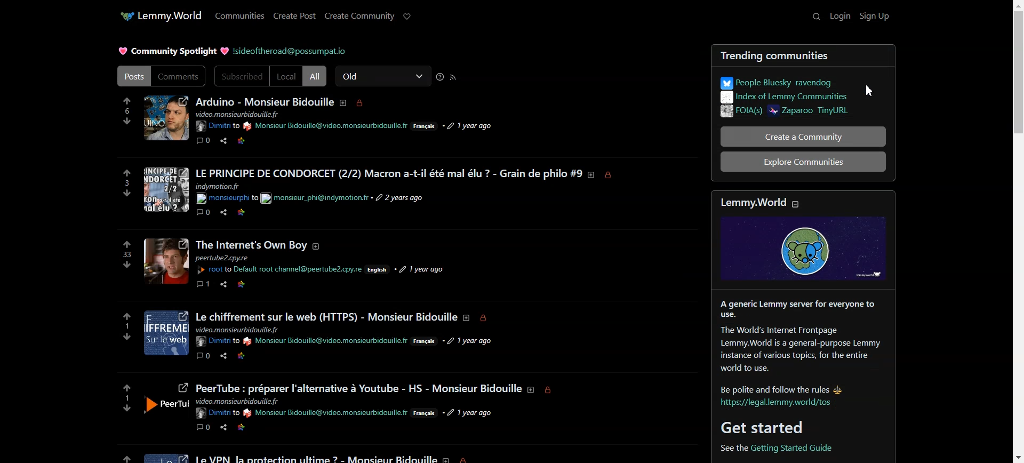 The image size is (1024, 463). Describe the element at coordinates (240, 15) in the screenshot. I see `Communities` at that location.